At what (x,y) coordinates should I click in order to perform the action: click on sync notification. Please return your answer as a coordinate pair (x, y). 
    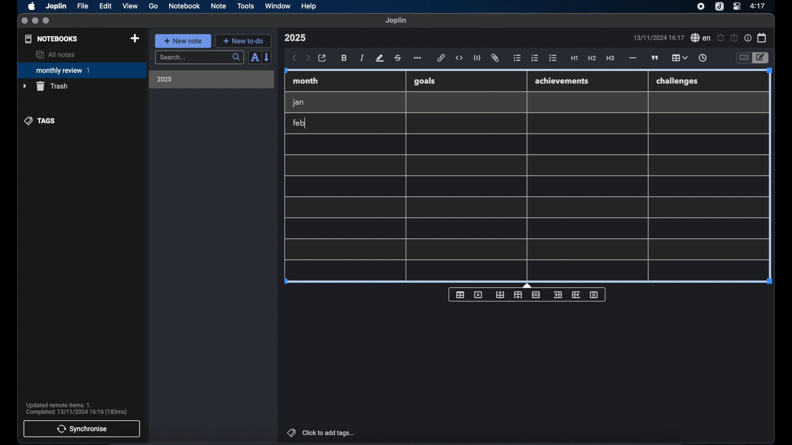
    Looking at the image, I should click on (77, 409).